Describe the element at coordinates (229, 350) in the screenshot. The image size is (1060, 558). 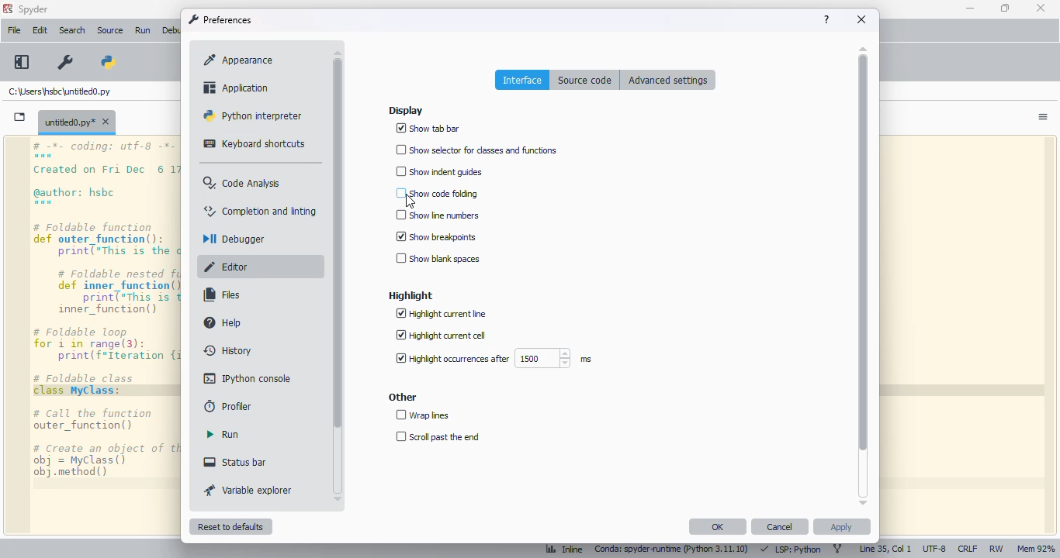
I see `history` at that location.